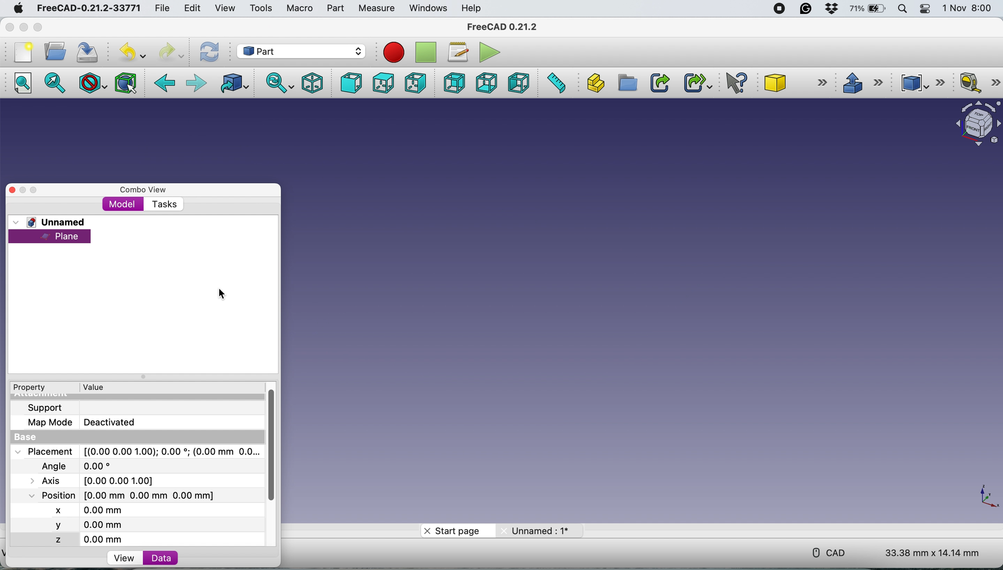 This screenshot has height=570, width=1003. I want to click on tasks, so click(167, 205).